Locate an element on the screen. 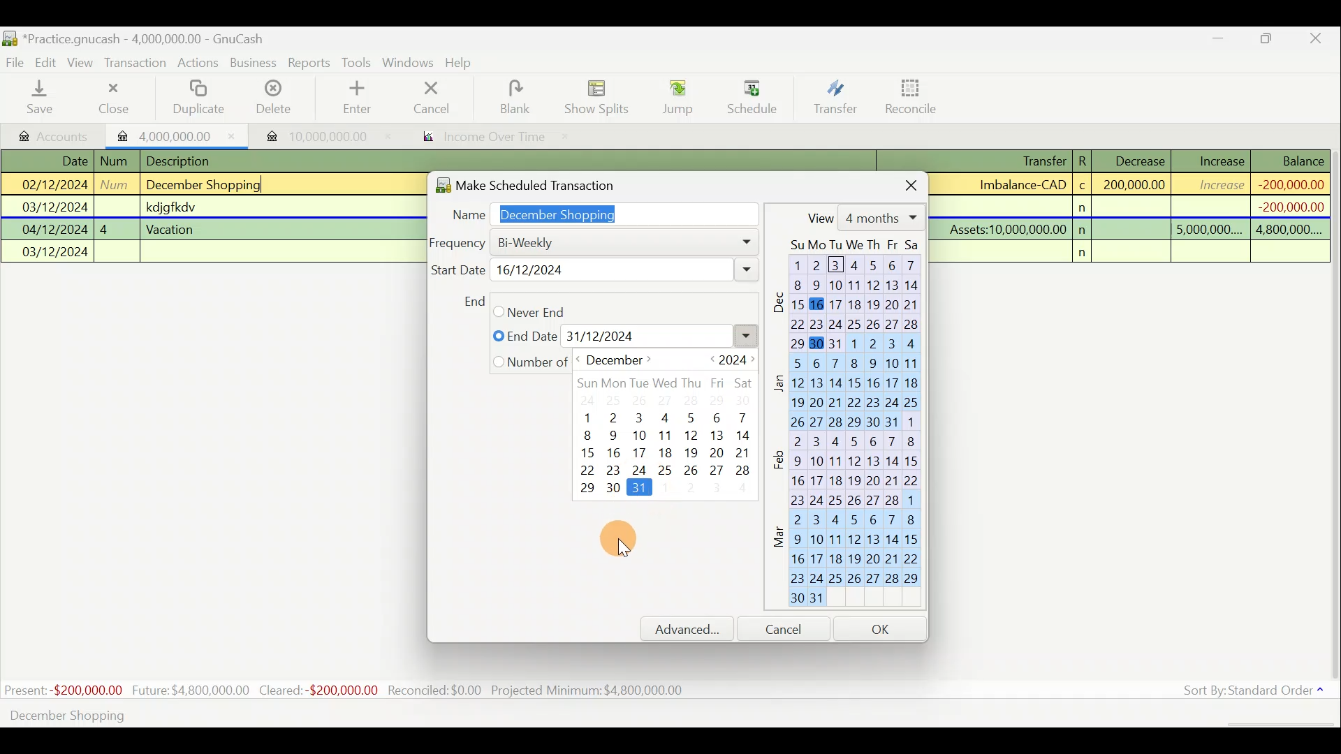 This screenshot has height=754, width=1341. Imported transaction 1 is located at coordinates (177, 135).